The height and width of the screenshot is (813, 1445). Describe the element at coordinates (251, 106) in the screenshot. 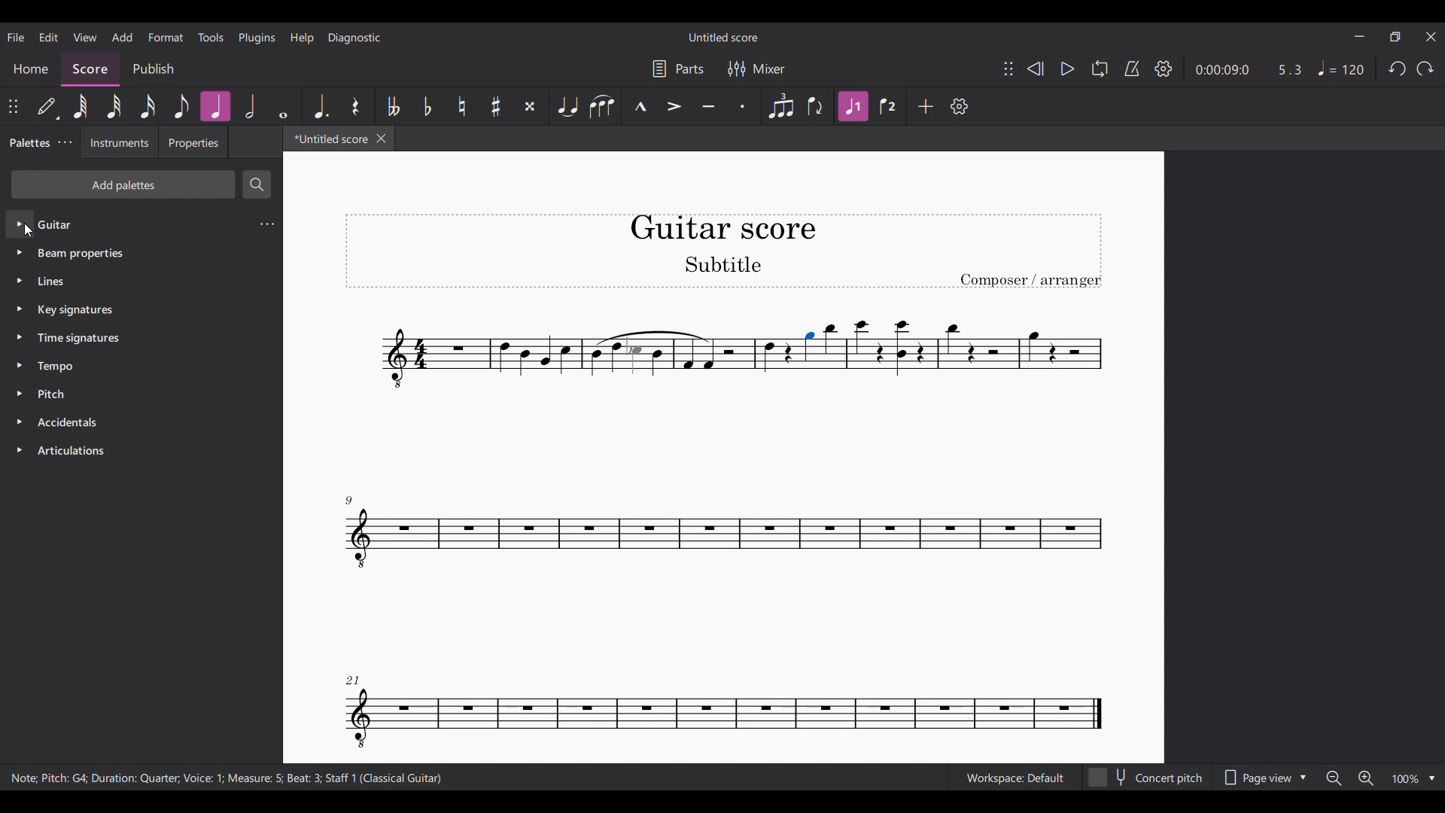

I see `Half note` at that location.